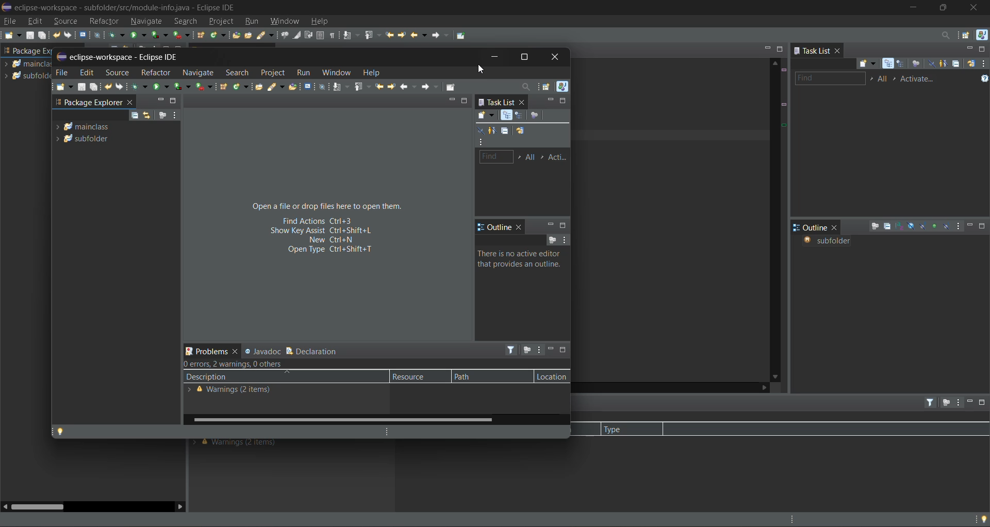 The width and height of the screenshot is (990, 527). What do you see at coordinates (496, 157) in the screenshot?
I see `find` at bounding box center [496, 157].